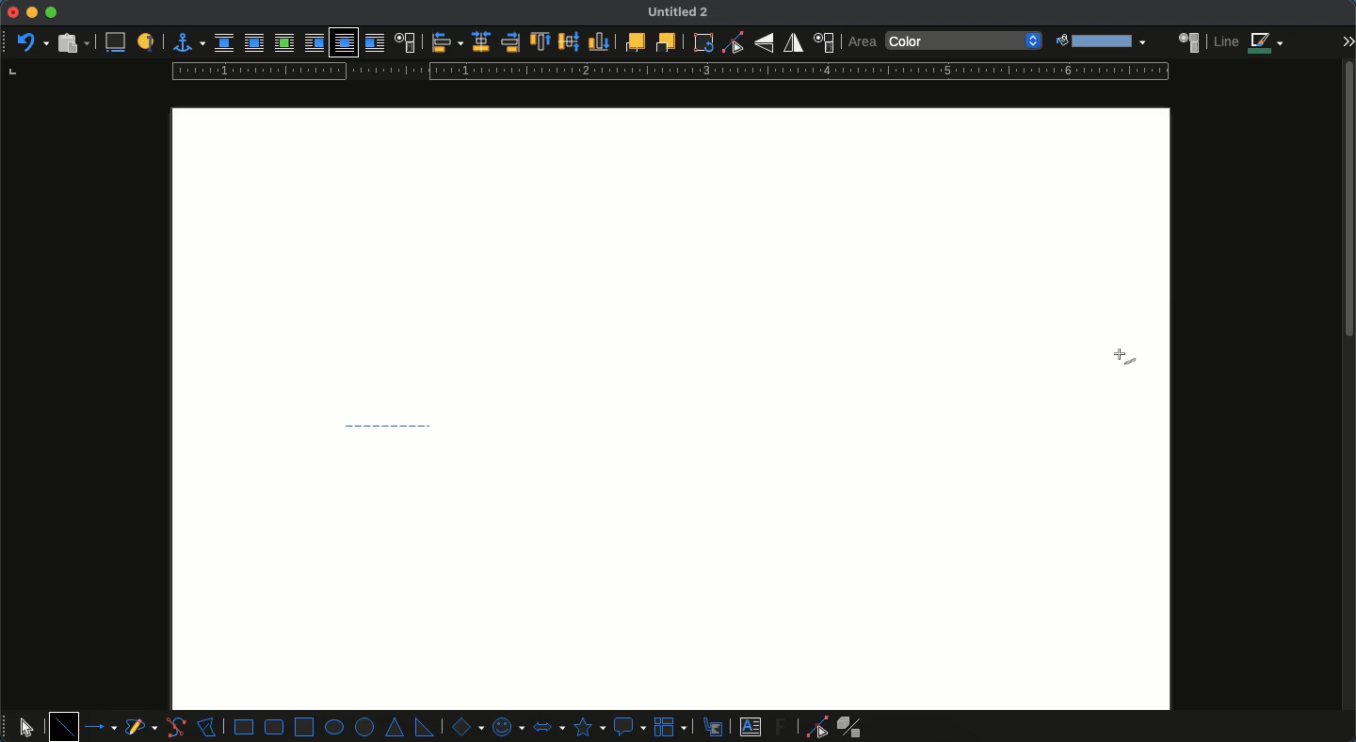  I want to click on right, so click(510, 42).